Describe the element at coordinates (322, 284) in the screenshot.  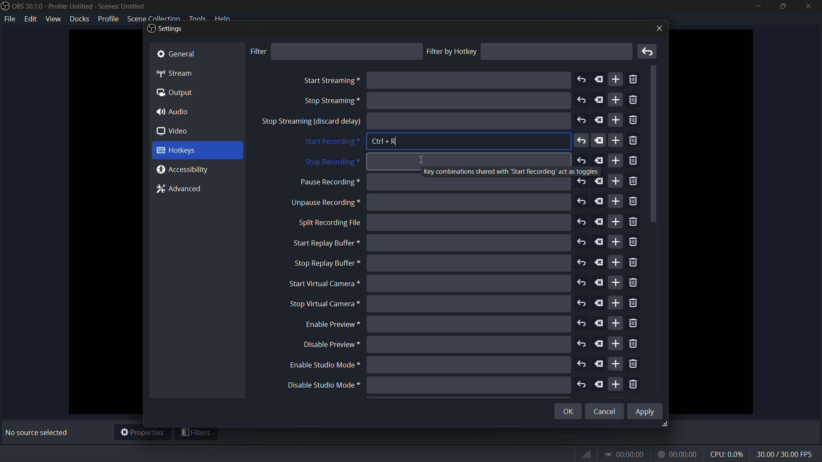
I see `start virtual camera` at that location.